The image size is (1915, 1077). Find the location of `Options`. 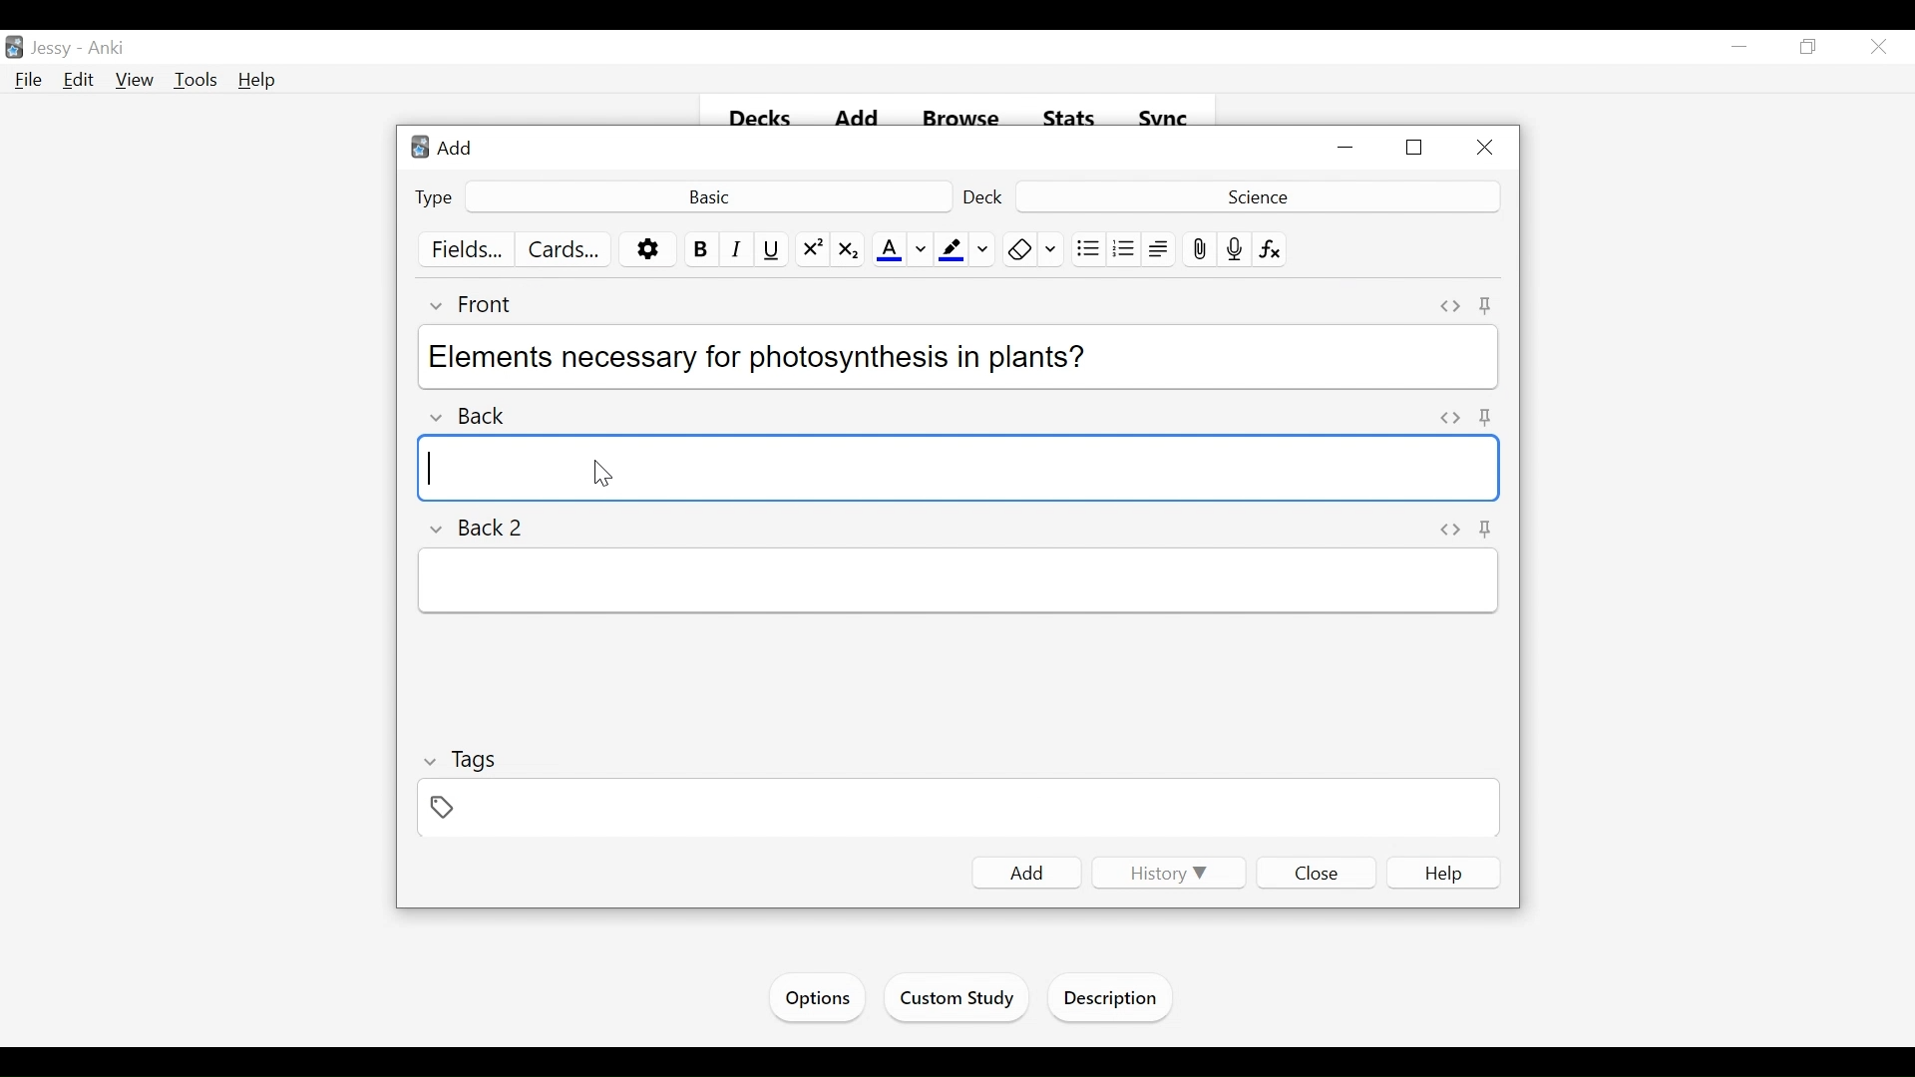

Options is located at coordinates (648, 250).